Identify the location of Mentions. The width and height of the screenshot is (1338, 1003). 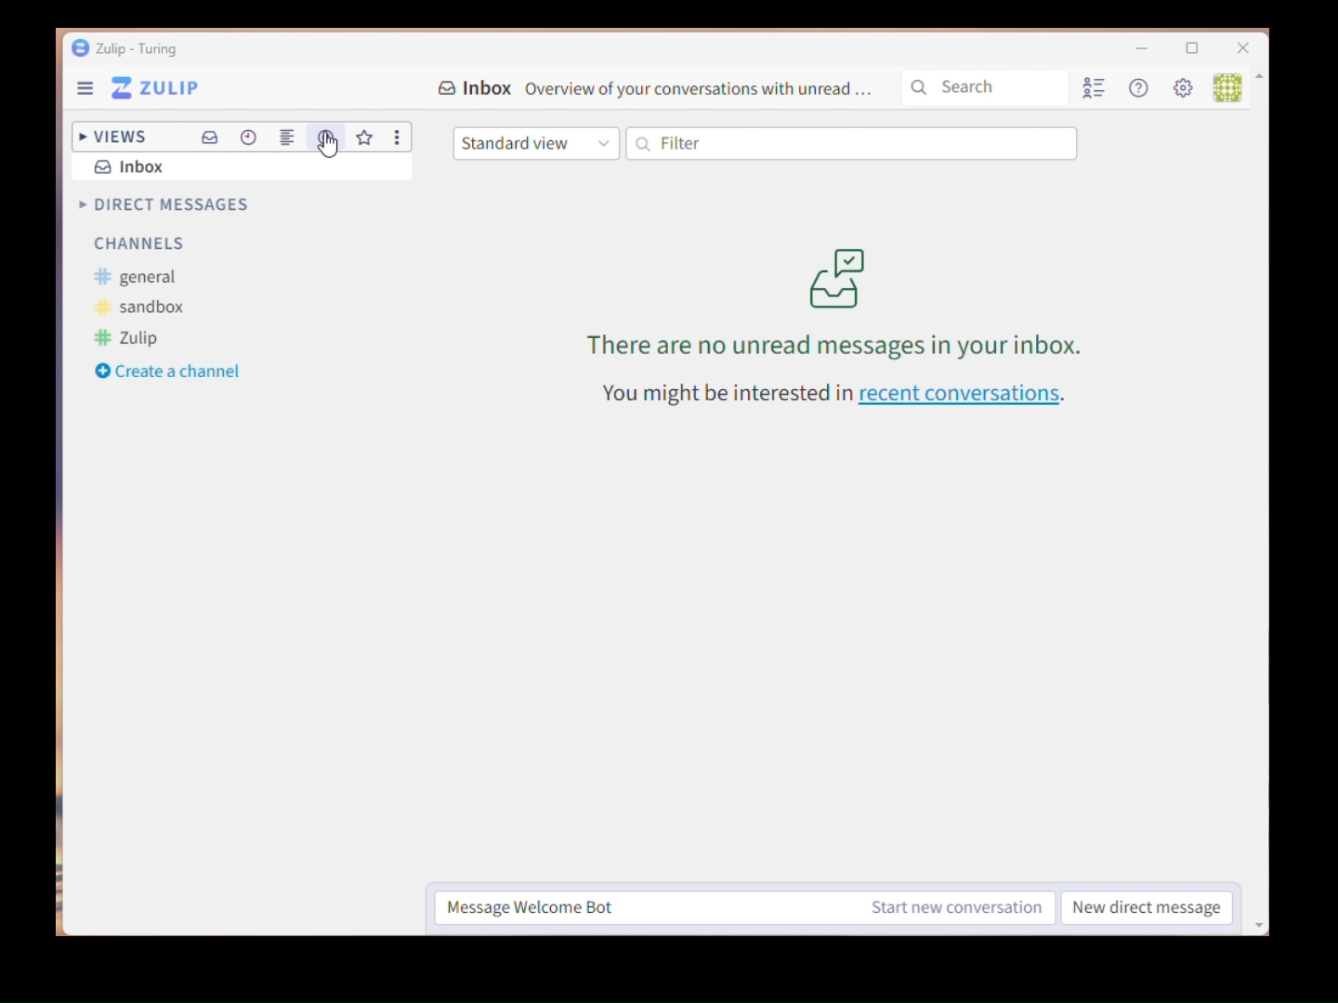
(324, 137).